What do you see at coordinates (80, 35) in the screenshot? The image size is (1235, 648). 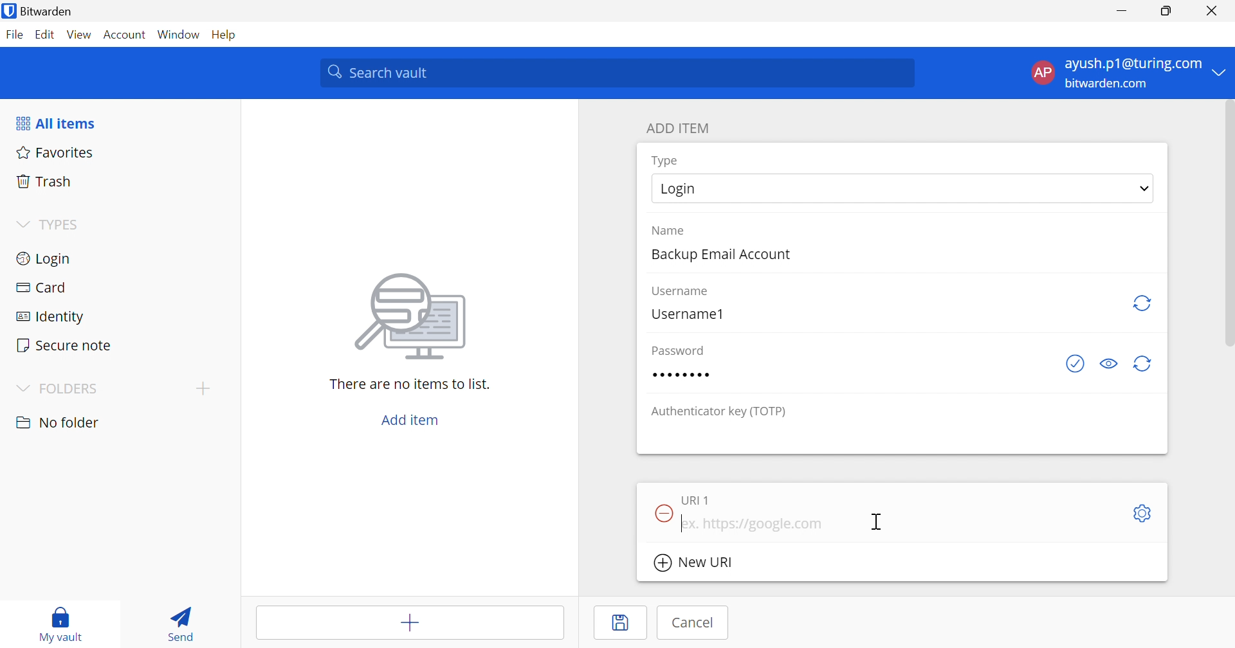 I see `View` at bounding box center [80, 35].